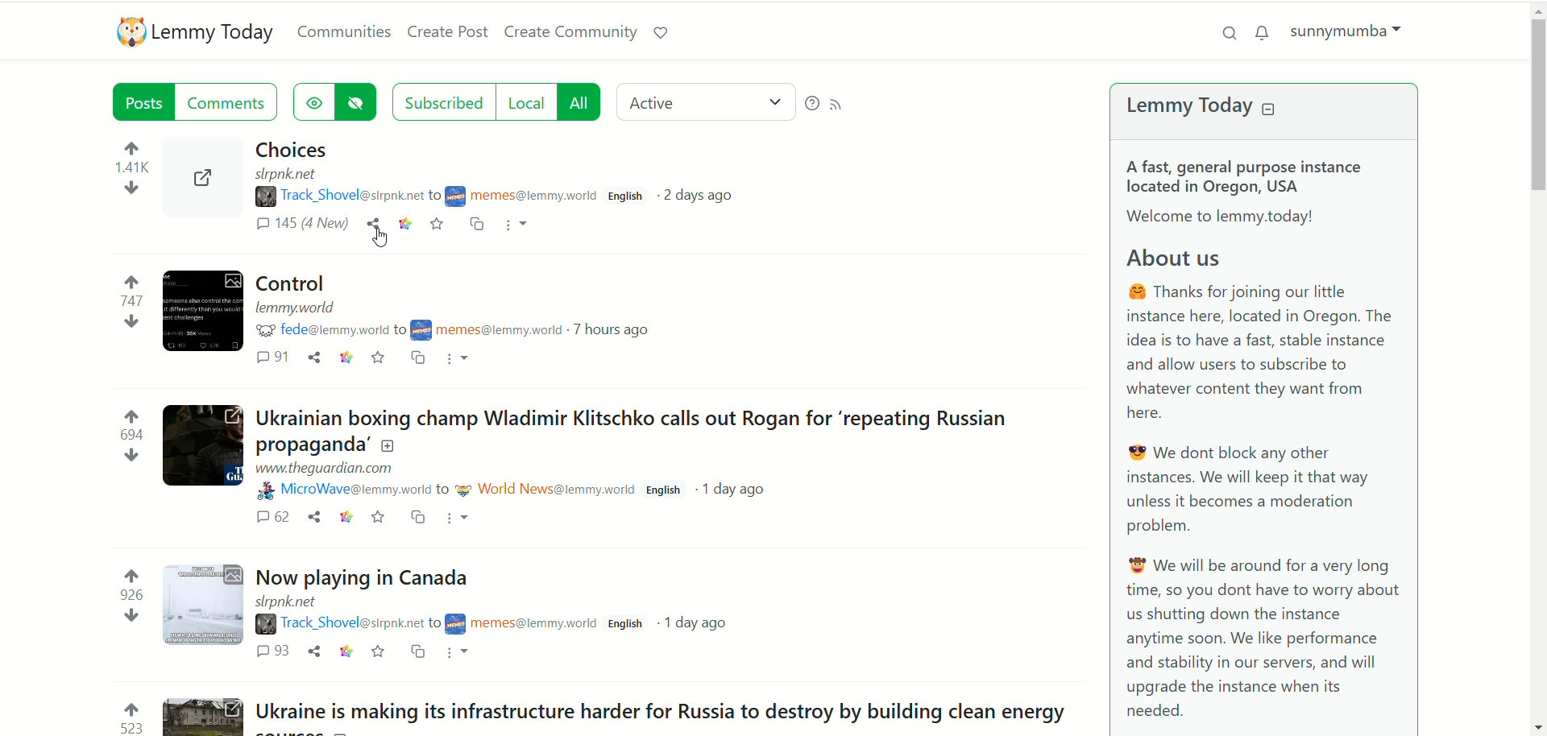 The height and width of the screenshot is (736, 1547). I want to click on cross post, so click(418, 357).